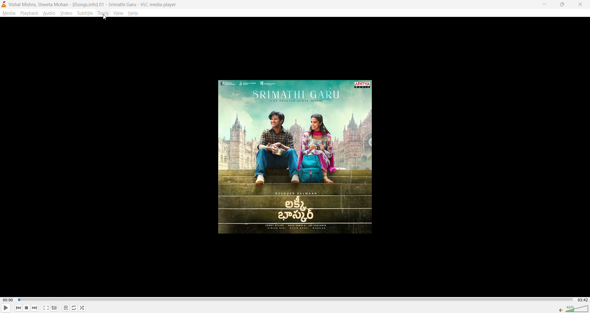 This screenshot has height=313, width=590. Describe the element at coordinates (9, 13) in the screenshot. I see `media` at that location.